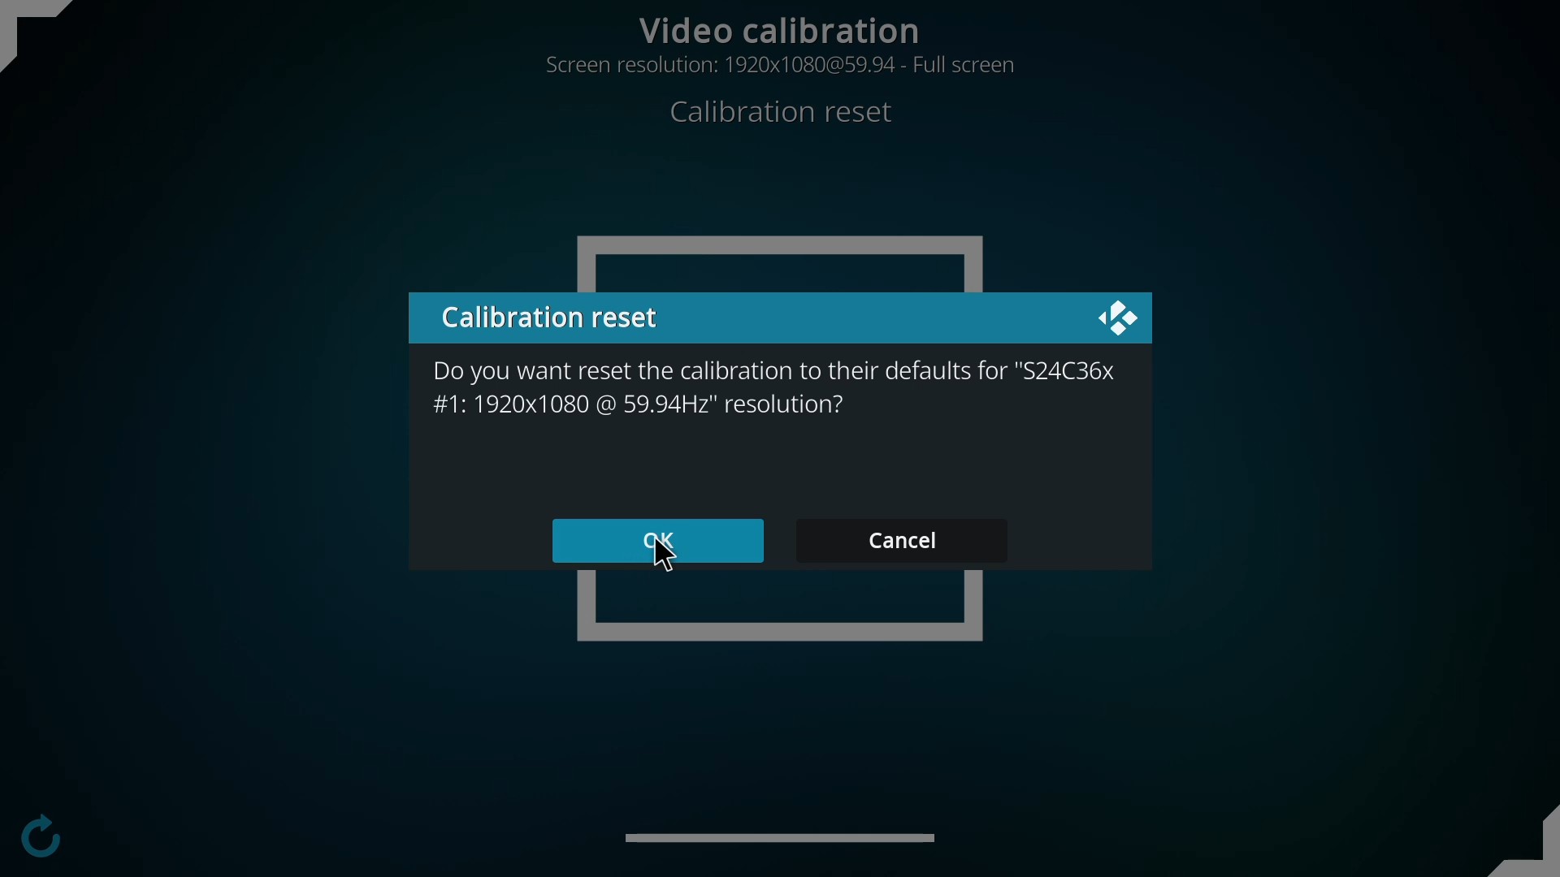 The image size is (1560, 877). Describe the element at coordinates (785, 24) in the screenshot. I see `video calibration` at that location.